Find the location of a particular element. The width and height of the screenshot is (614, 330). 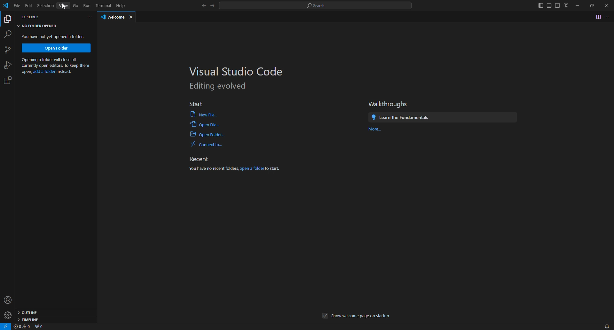

Editing evolved is located at coordinates (219, 86).